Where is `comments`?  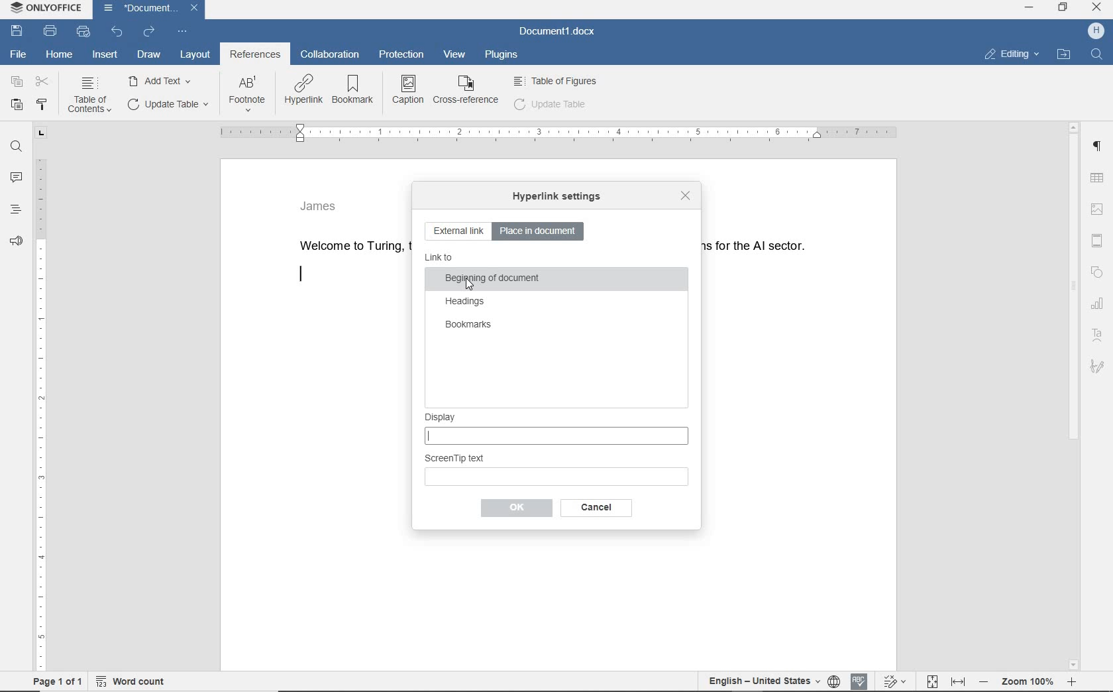 comments is located at coordinates (17, 178).